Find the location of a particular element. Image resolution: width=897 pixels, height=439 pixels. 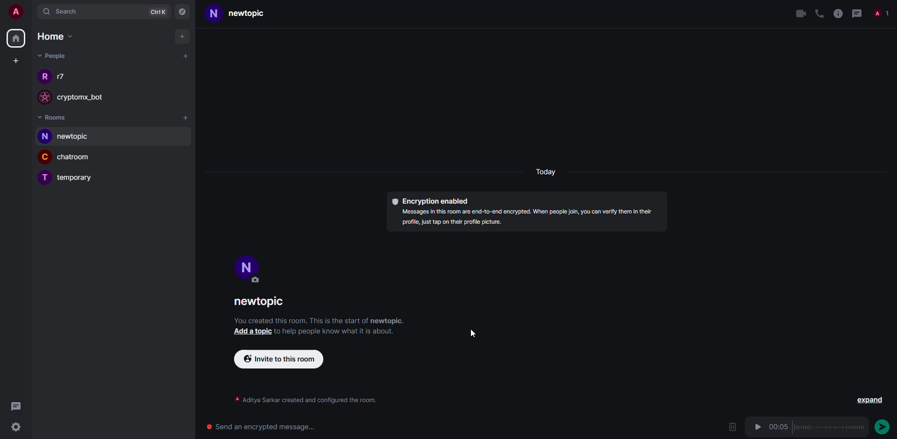

info is located at coordinates (838, 13).